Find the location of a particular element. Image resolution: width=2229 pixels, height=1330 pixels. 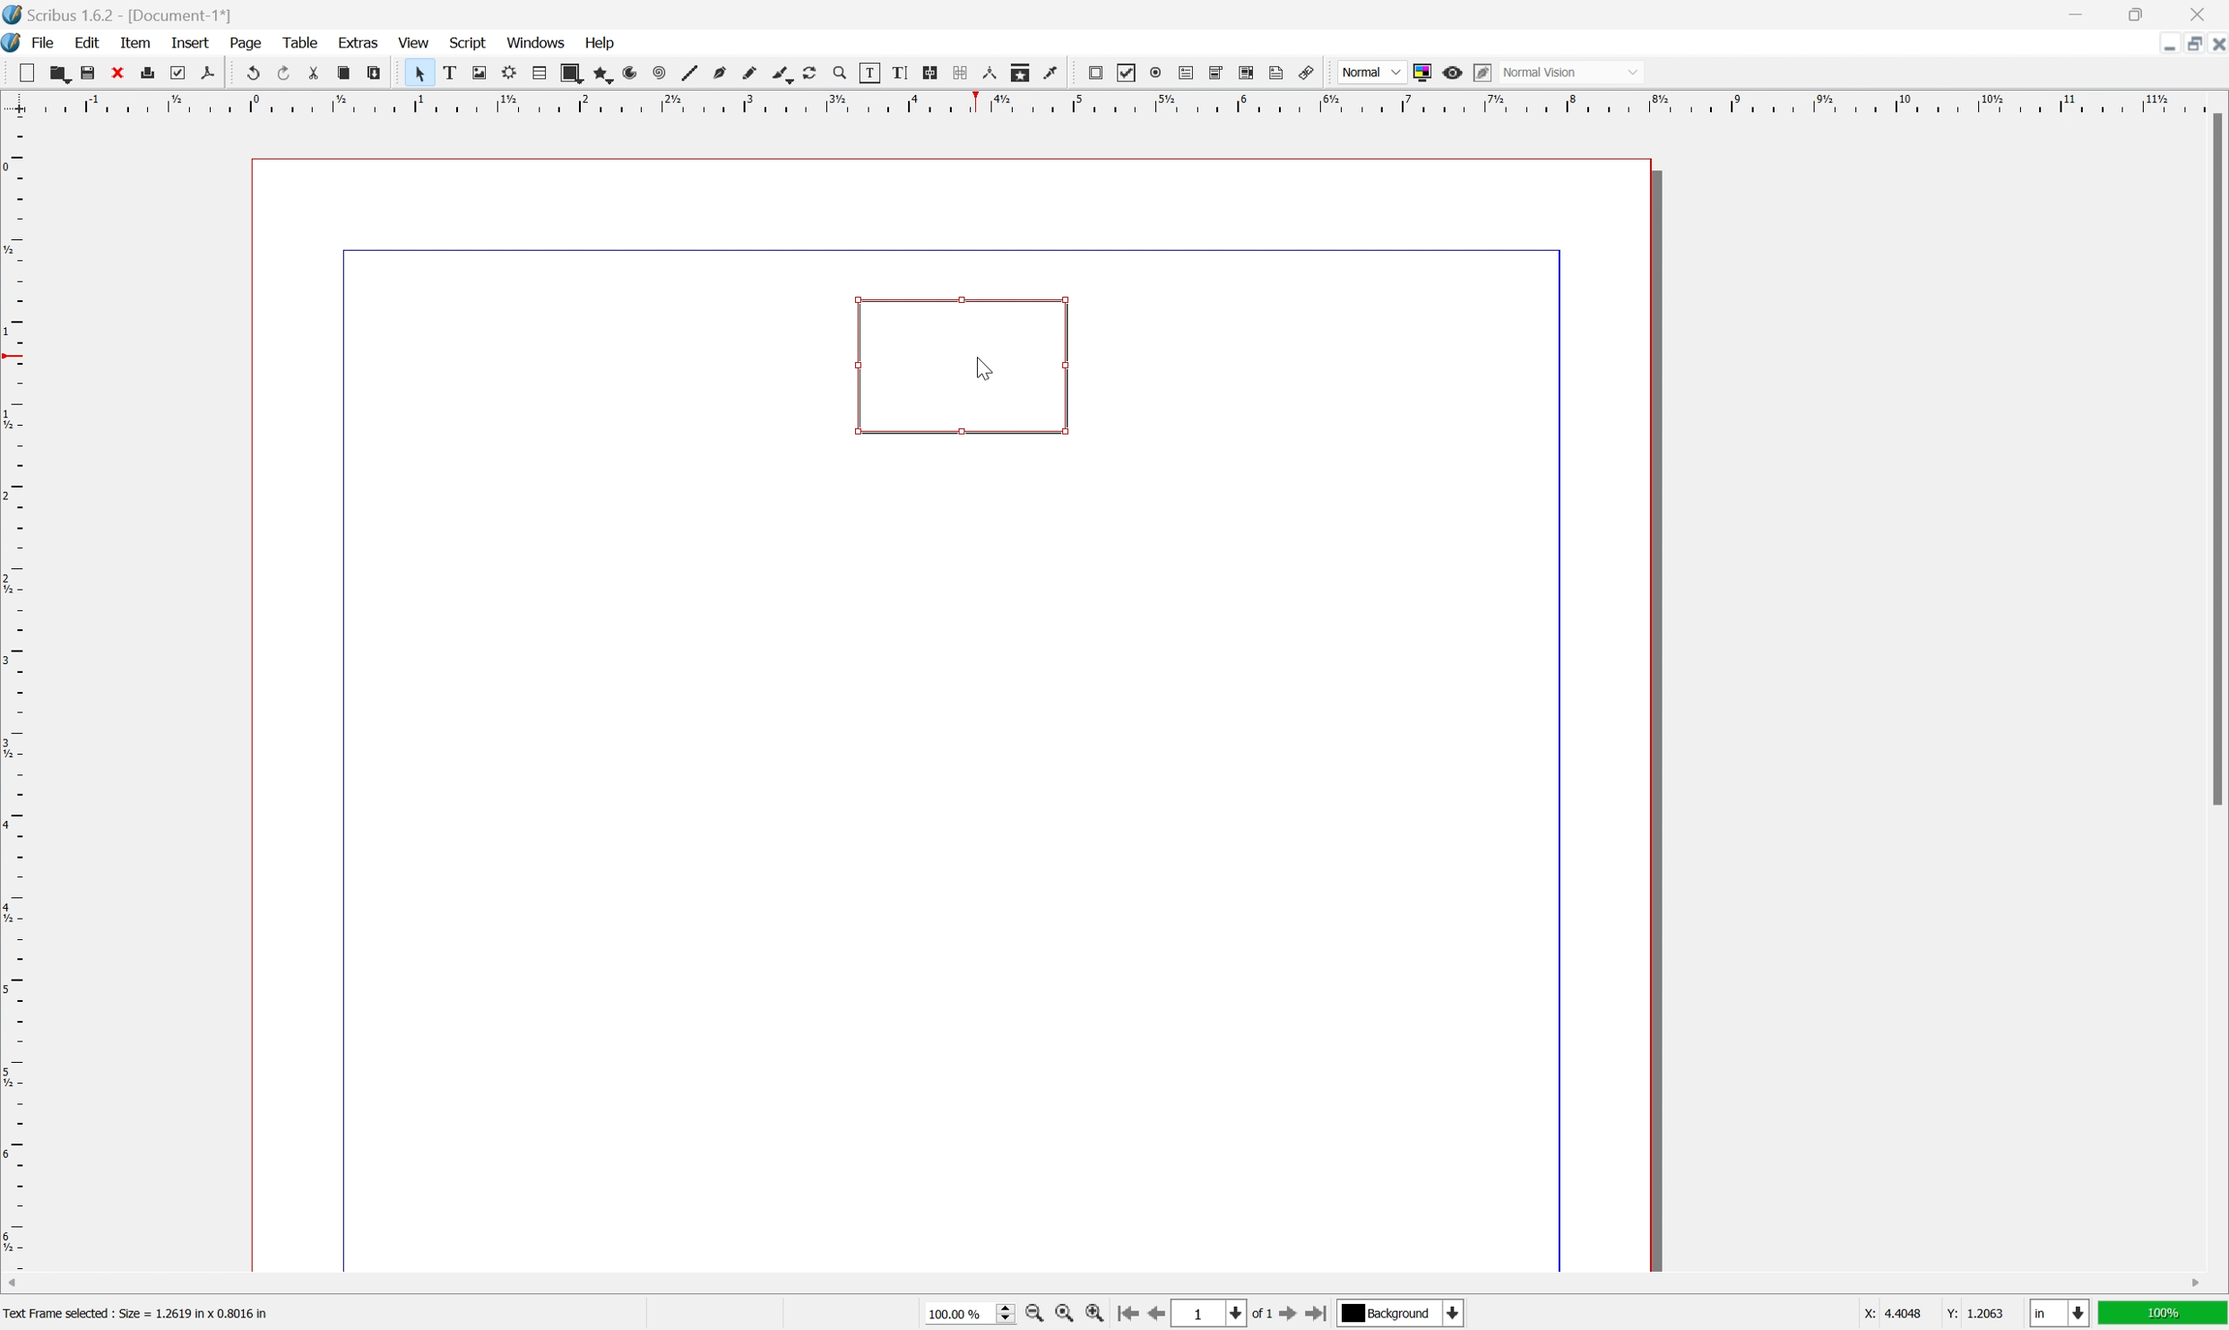

ruler is located at coordinates (14, 692).